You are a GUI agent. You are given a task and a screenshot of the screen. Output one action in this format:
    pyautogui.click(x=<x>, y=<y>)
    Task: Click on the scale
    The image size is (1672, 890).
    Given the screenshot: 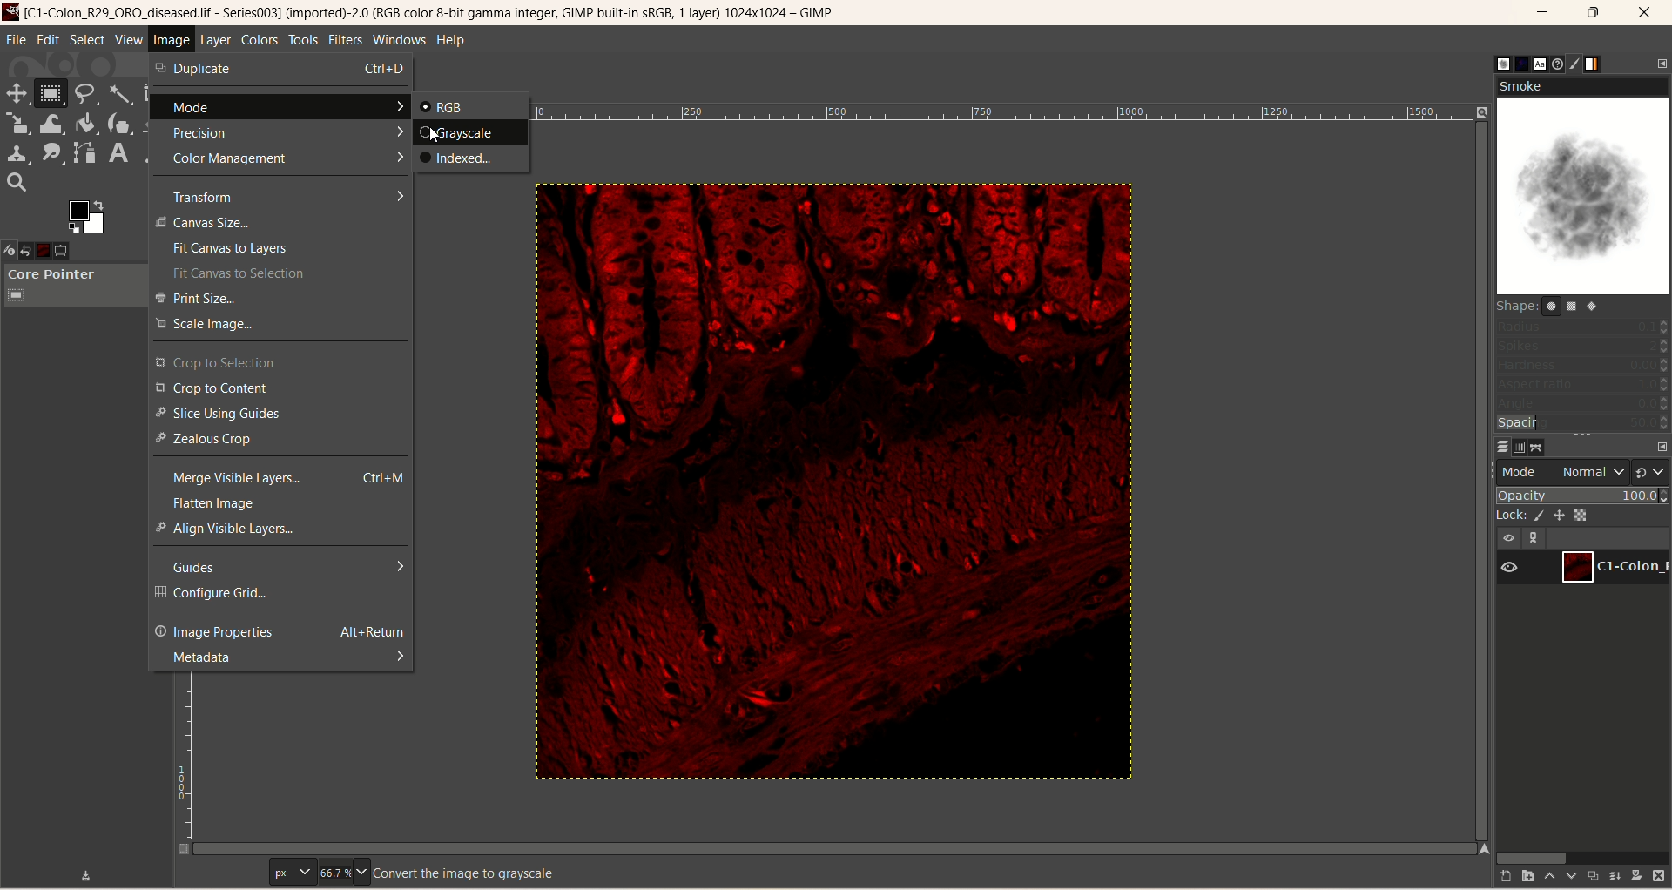 What is the action you would take?
    pyautogui.click(x=18, y=122)
    